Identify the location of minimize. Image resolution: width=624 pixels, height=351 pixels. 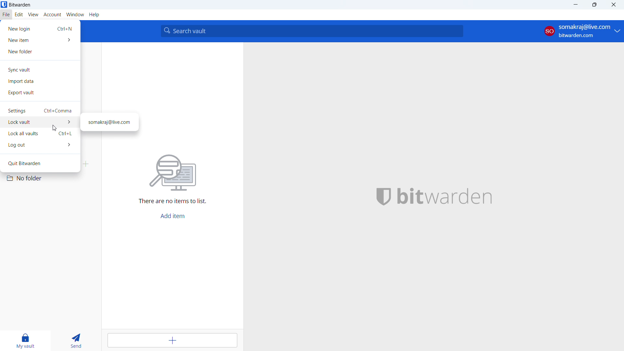
(577, 5).